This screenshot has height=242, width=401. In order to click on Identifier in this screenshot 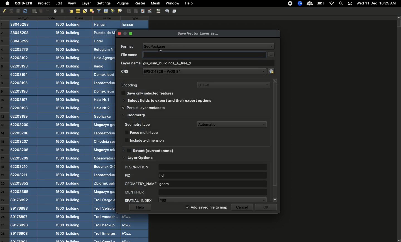, I will do `click(196, 193)`.